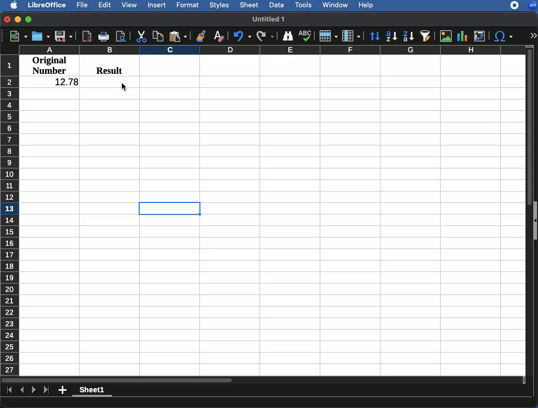  I want to click on Maximize, so click(29, 20).